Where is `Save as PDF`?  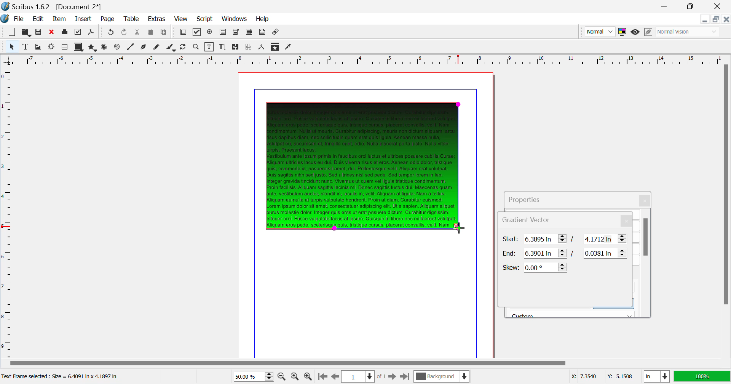 Save as PDF is located at coordinates (91, 33).